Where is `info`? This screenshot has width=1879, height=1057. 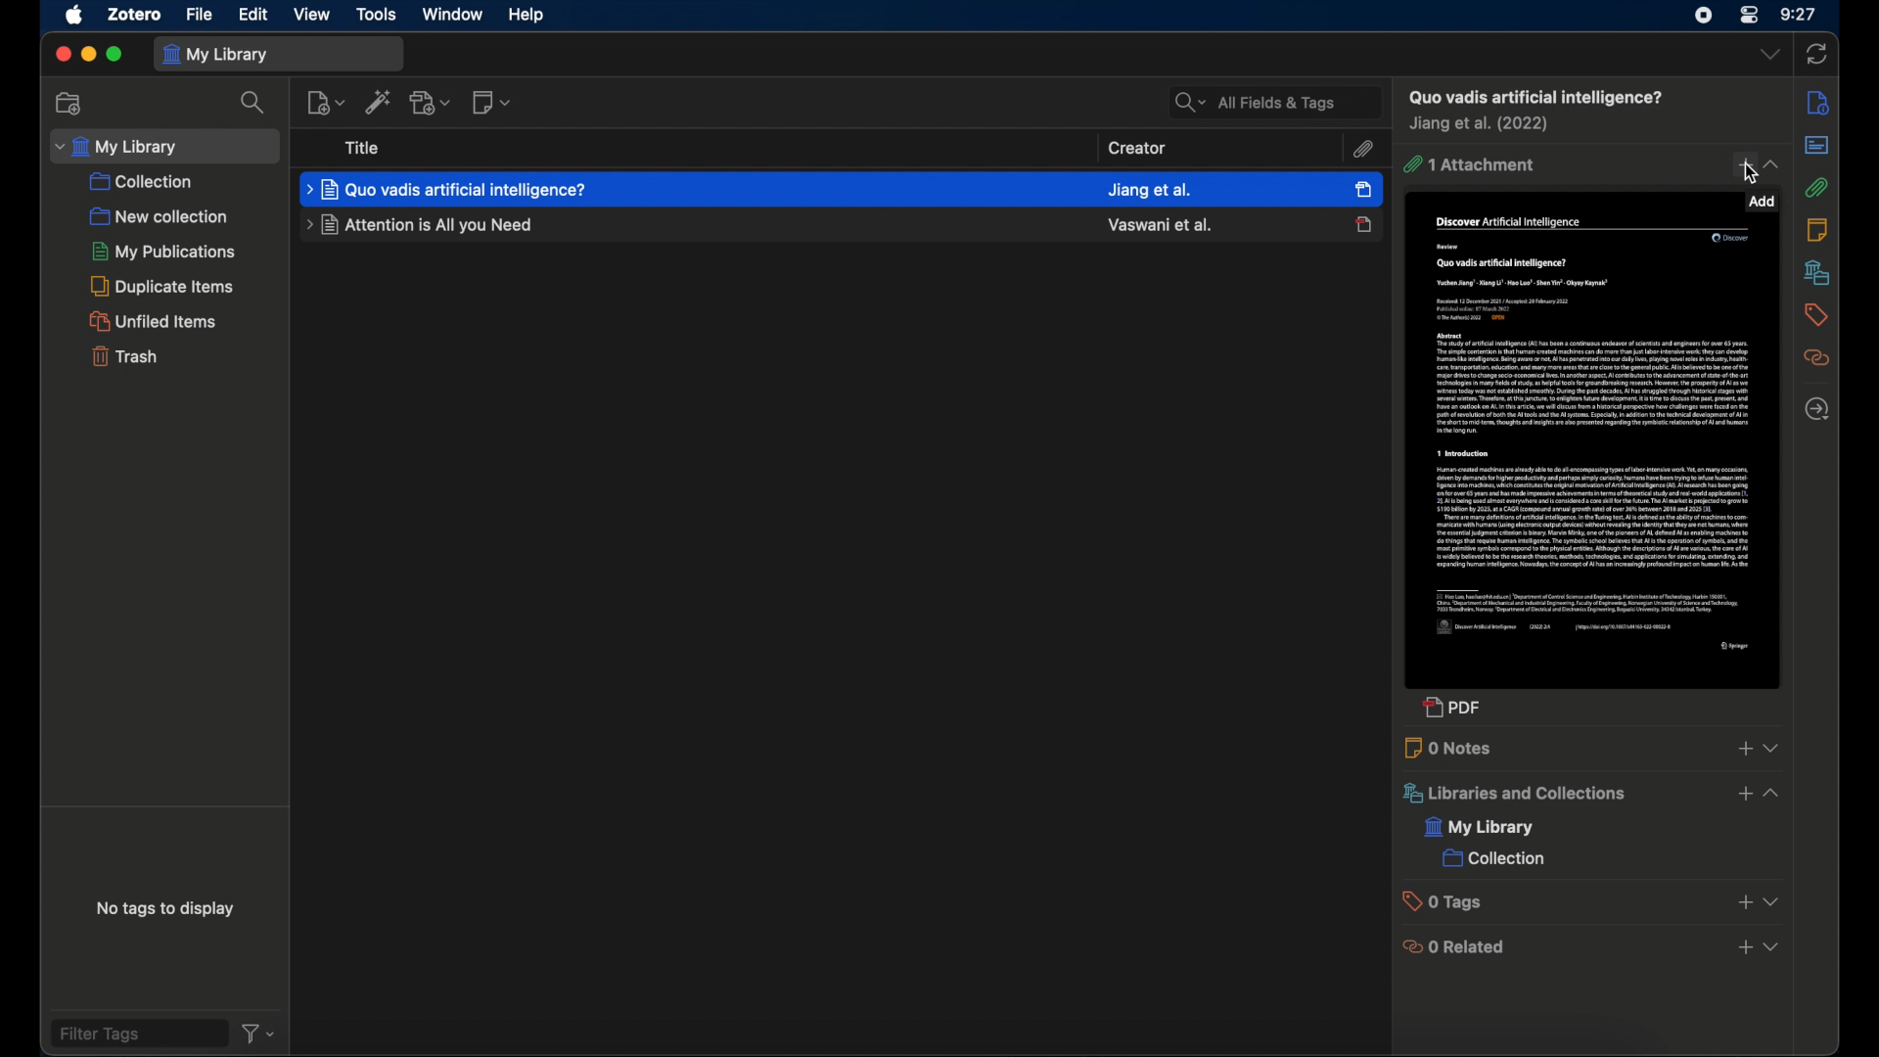
info is located at coordinates (1817, 102).